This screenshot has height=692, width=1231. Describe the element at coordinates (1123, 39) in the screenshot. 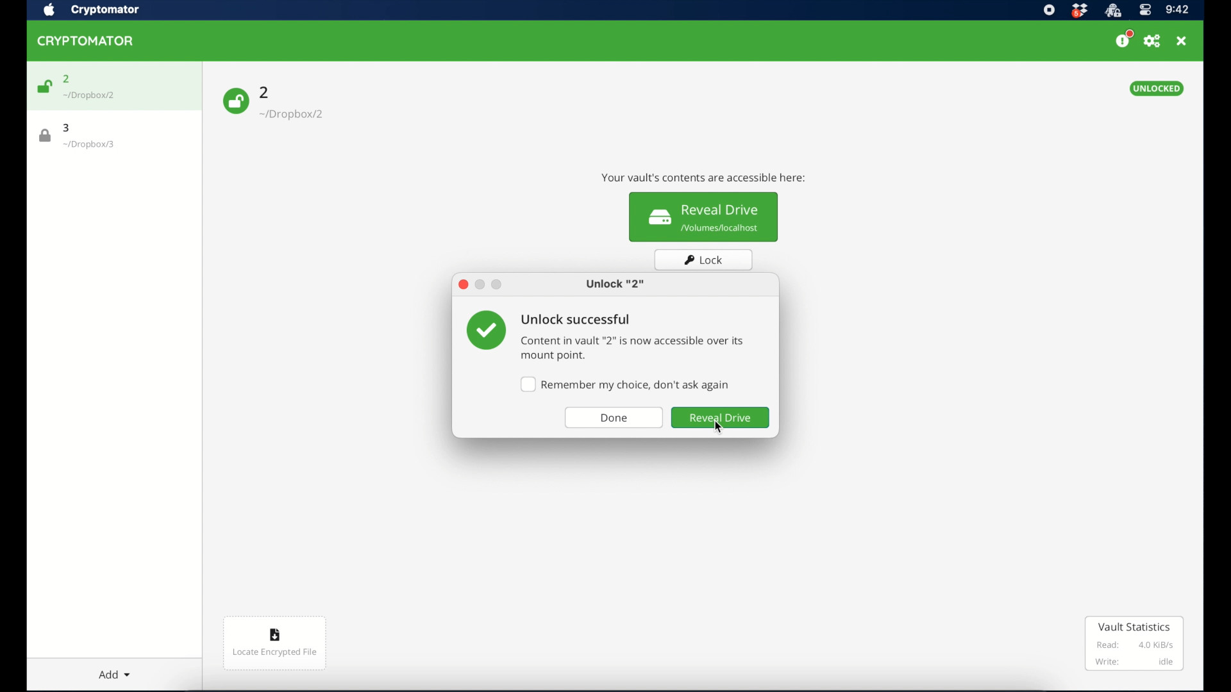

I see `support us` at that location.